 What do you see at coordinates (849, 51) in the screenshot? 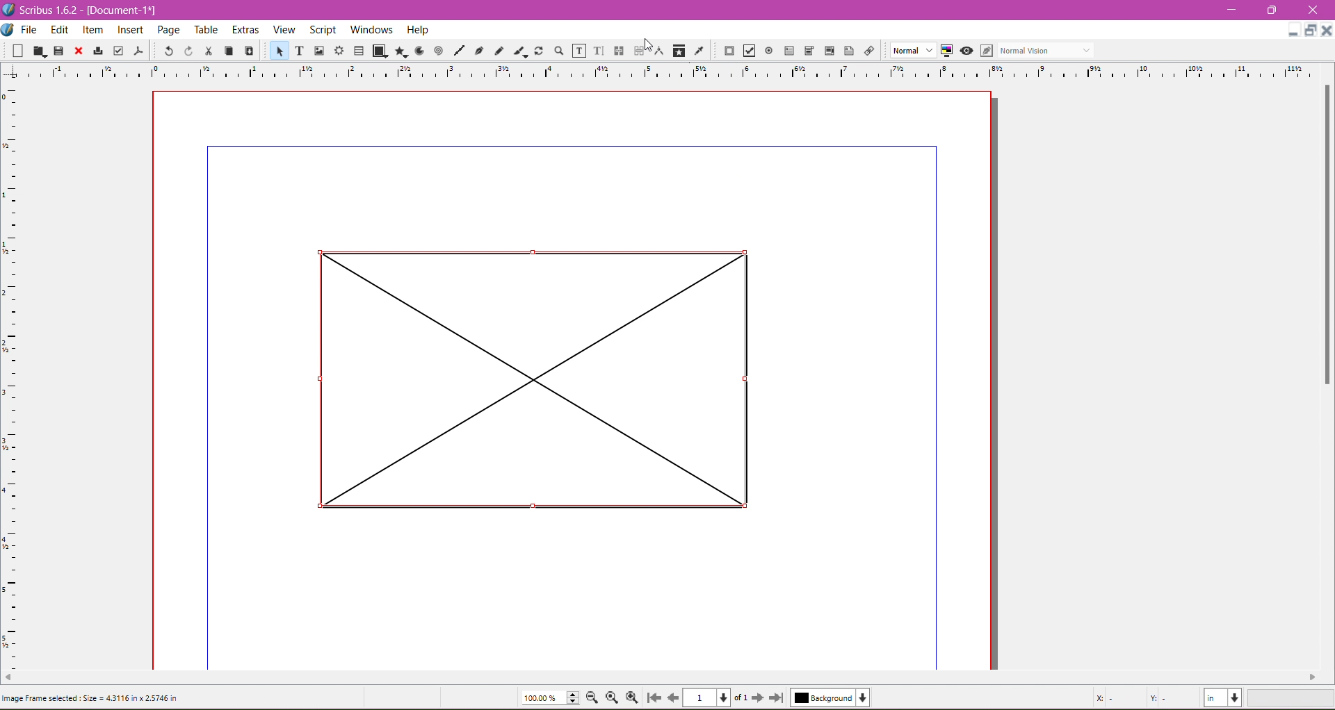
I see `Text Annotation` at bounding box center [849, 51].